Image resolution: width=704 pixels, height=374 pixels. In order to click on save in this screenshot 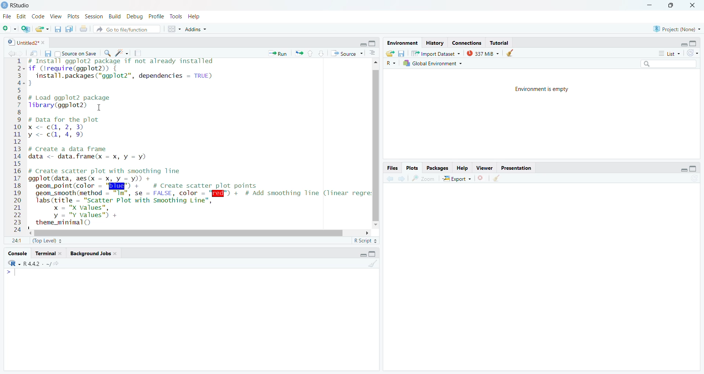, I will do `click(401, 53)`.